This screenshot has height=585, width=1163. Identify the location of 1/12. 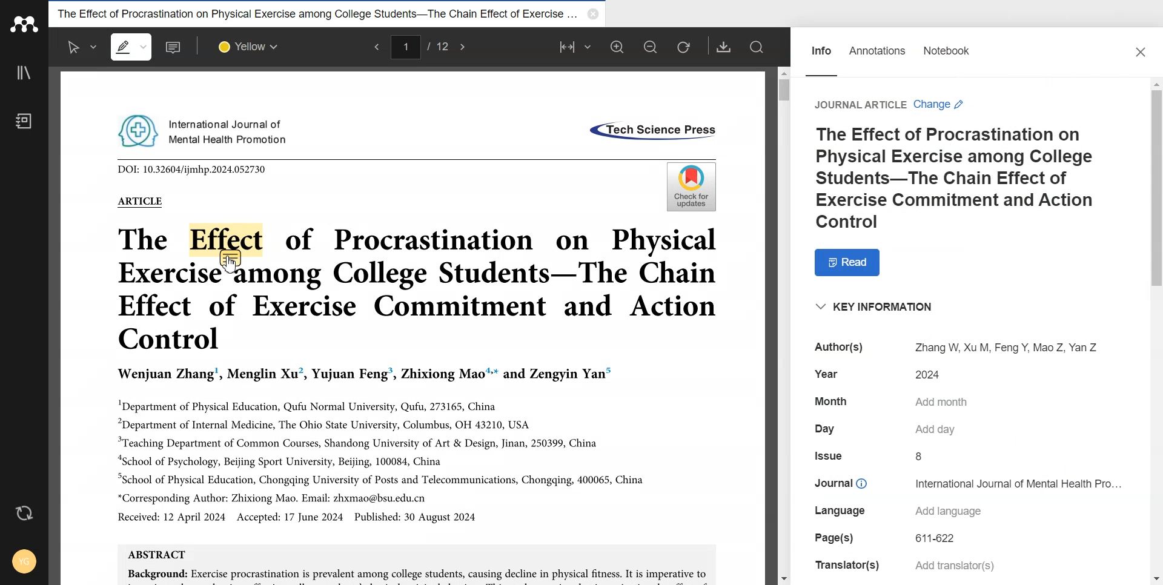
(421, 48).